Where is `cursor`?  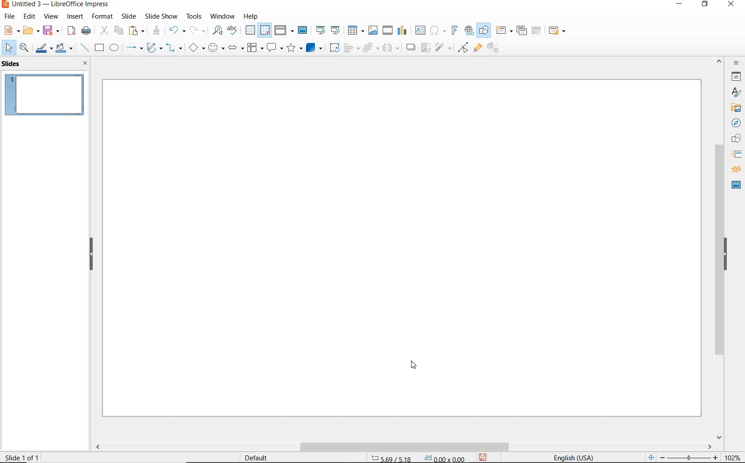
cursor is located at coordinates (412, 364).